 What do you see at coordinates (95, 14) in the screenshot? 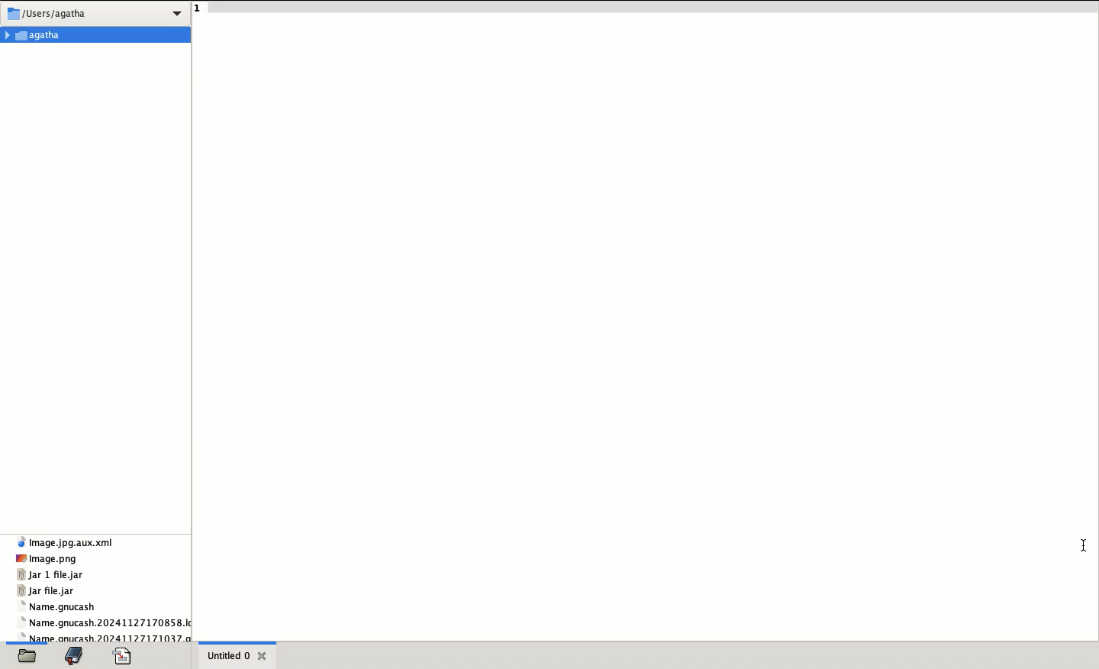
I see `/users/Agatha` at bounding box center [95, 14].